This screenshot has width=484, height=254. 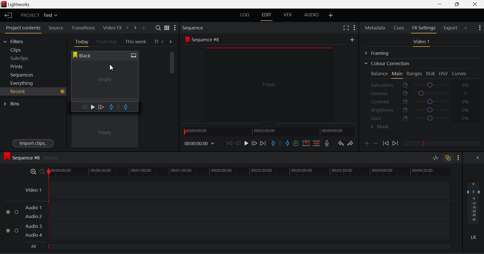 I want to click on Colour Correction, so click(x=387, y=63).